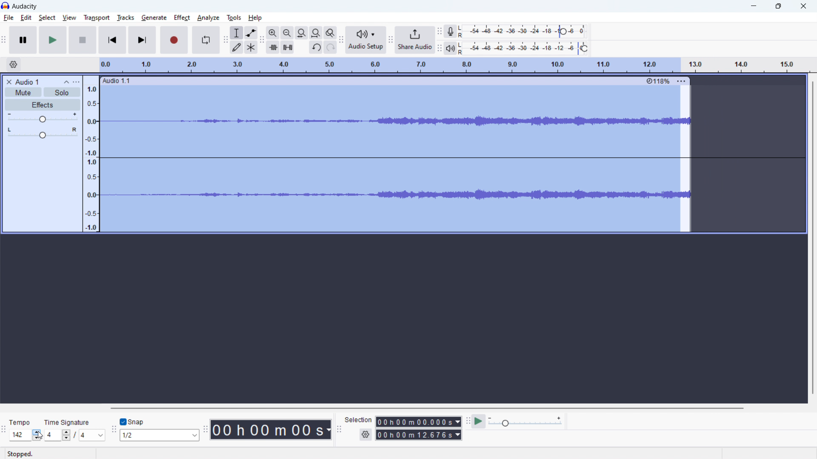  Describe the element at coordinates (62, 92) in the screenshot. I see `solo` at that location.